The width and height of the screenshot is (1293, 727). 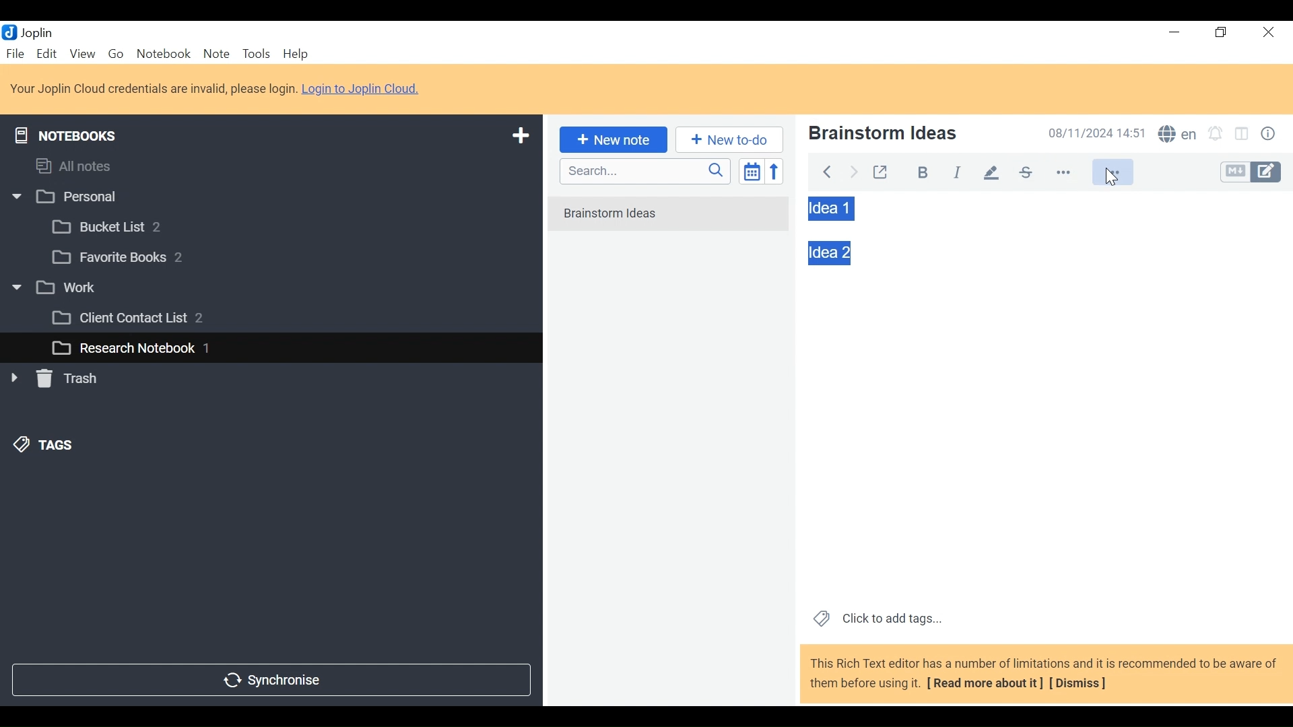 I want to click on Set alarm, so click(x=1216, y=135).